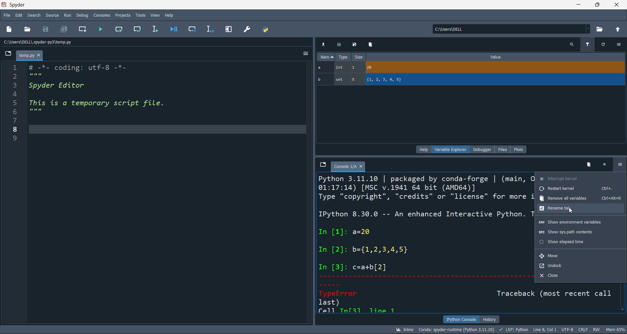 Image resolution: width=627 pixels, height=334 pixels. I want to click on size, so click(358, 57).